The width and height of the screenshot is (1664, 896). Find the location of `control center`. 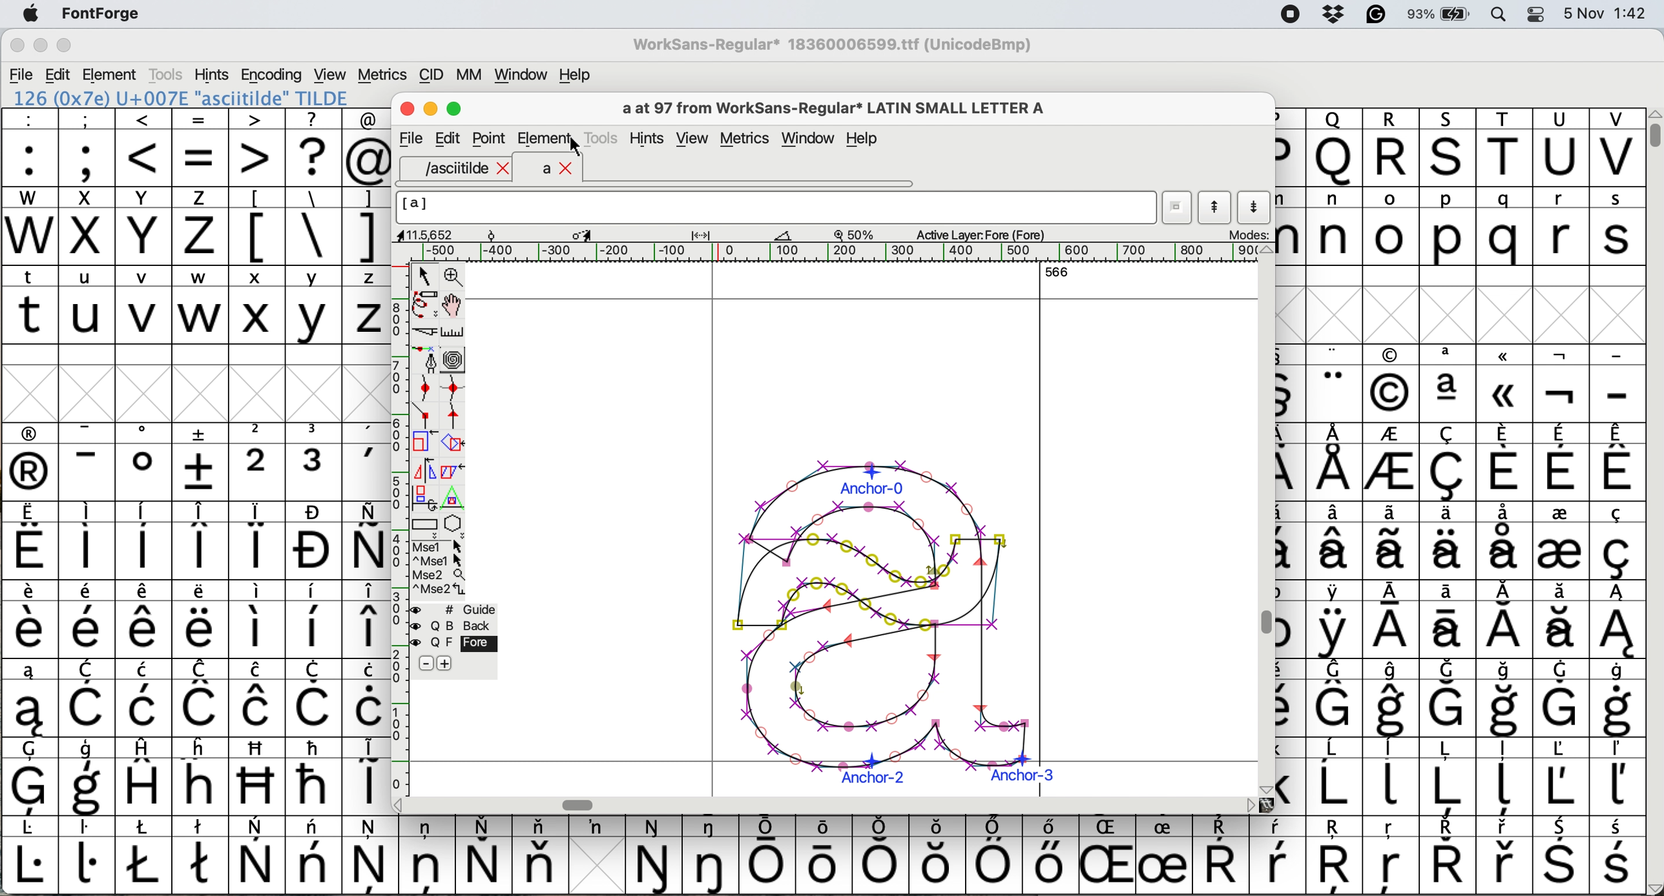

control center is located at coordinates (1541, 13).